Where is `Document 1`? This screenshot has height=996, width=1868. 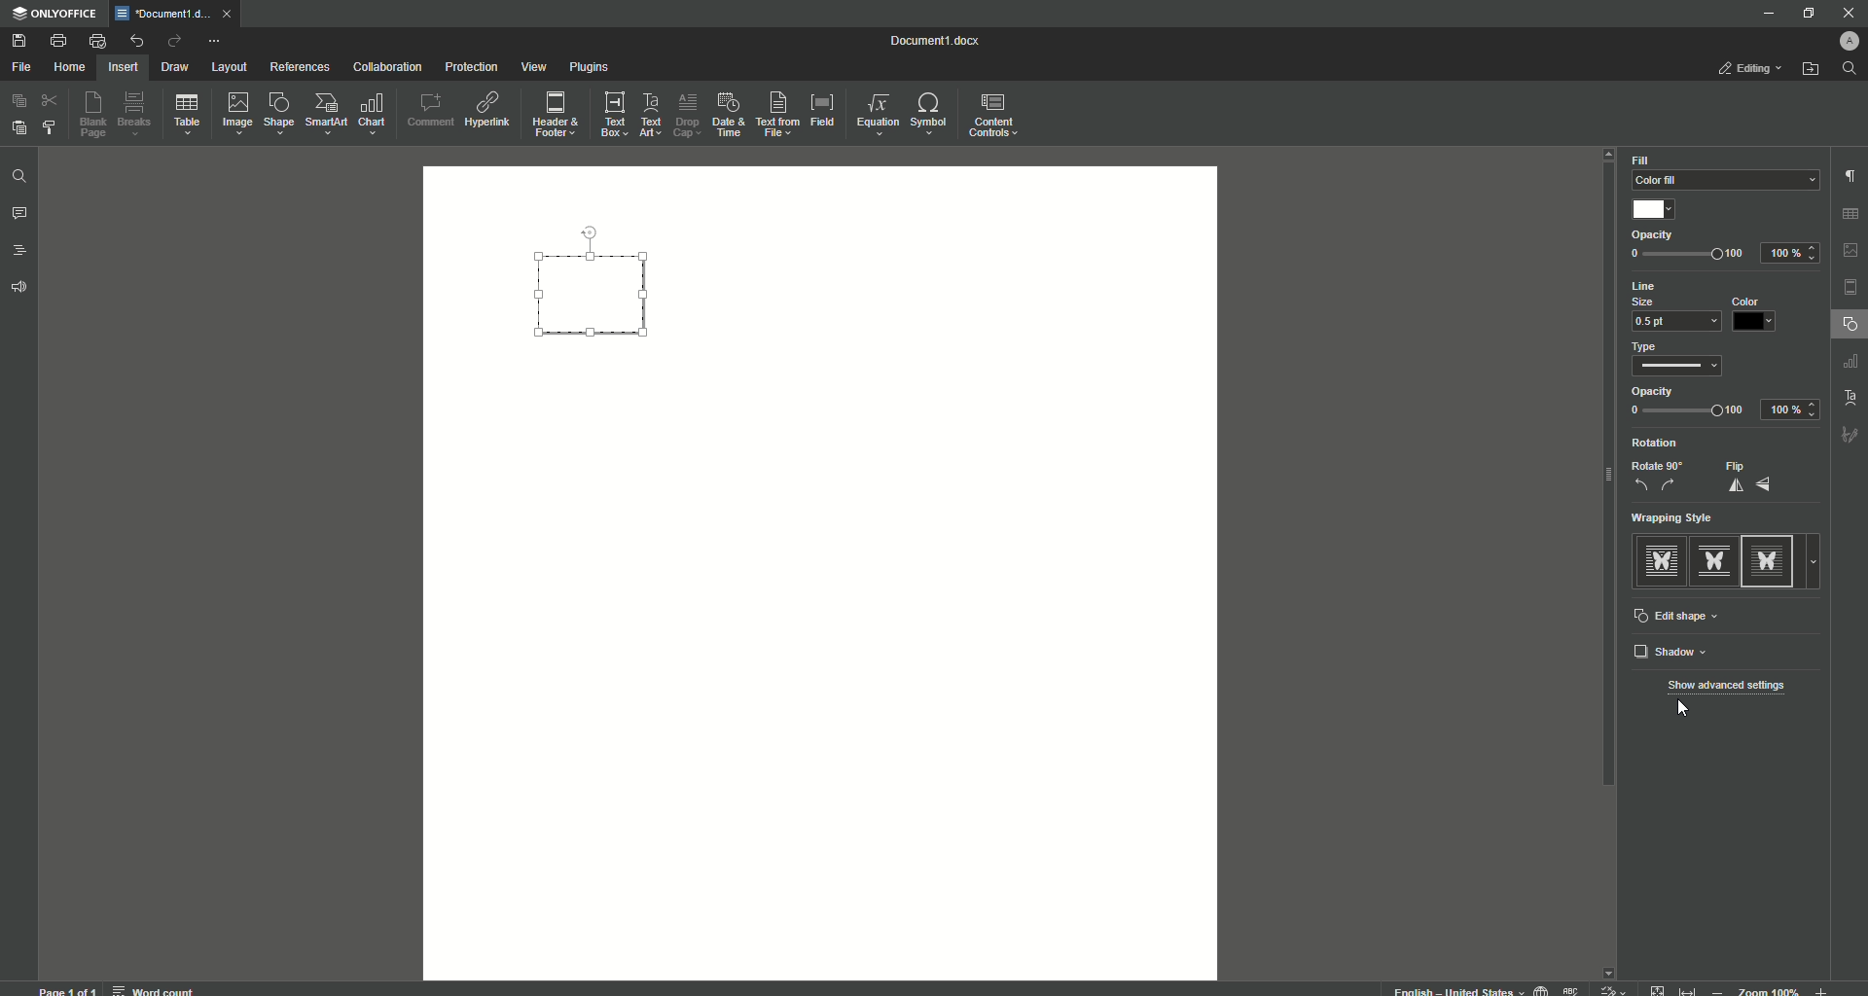
Document 1 is located at coordinates (947, 43).